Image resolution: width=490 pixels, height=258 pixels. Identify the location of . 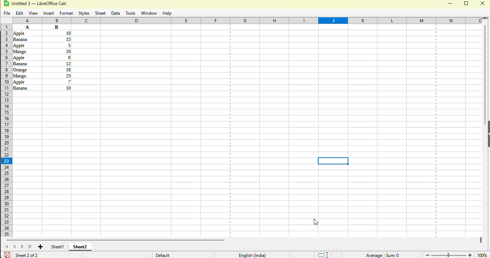
(56, 39).